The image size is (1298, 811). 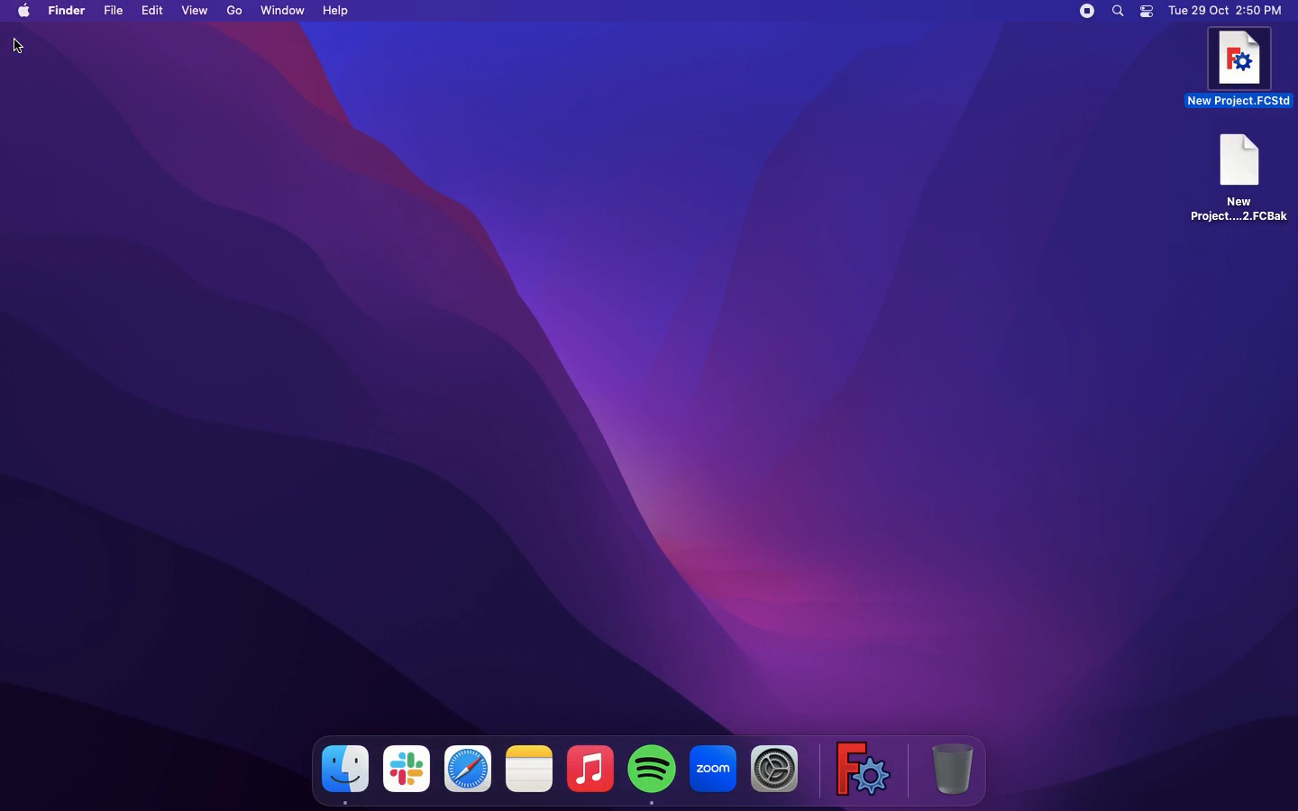 I want to click on FreeCAD, so click(x=1239, y=68).